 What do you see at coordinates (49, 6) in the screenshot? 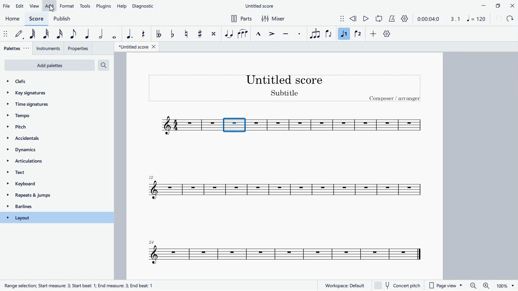
I see `add` at bounding box center [49, 6].